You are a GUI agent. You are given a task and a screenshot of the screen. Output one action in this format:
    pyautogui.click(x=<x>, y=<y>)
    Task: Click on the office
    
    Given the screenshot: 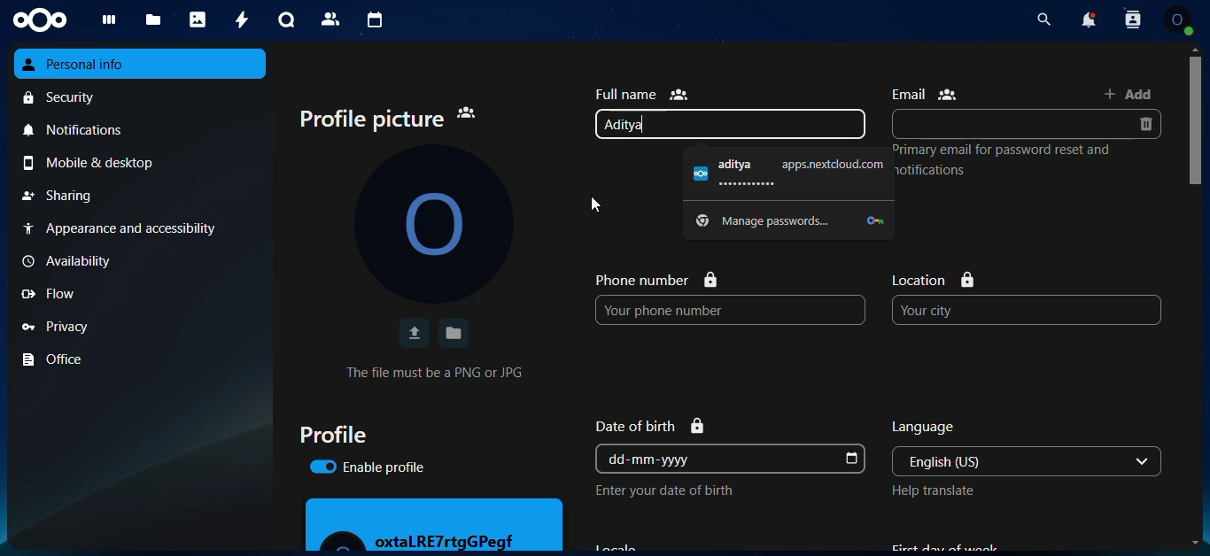 What is the action you would take?
    pyautogui.click(x=142, y=359)
    